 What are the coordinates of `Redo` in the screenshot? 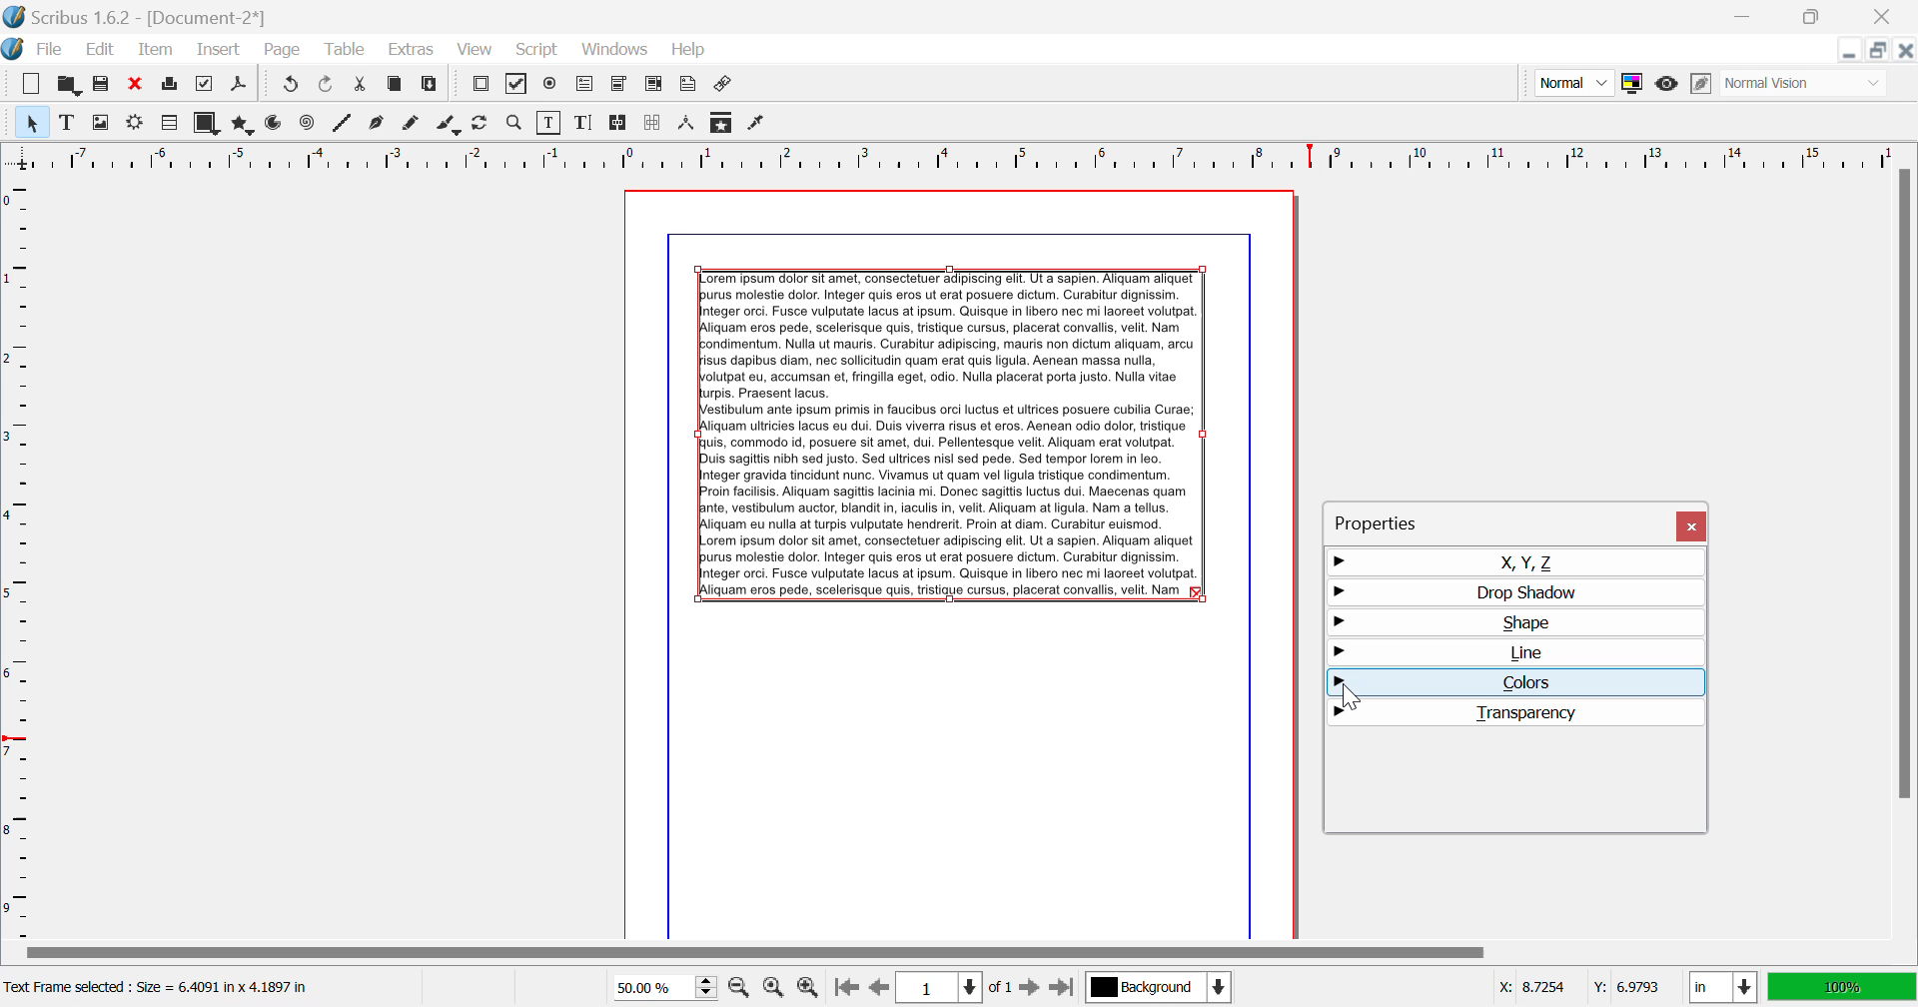 It's located at (288, 86).